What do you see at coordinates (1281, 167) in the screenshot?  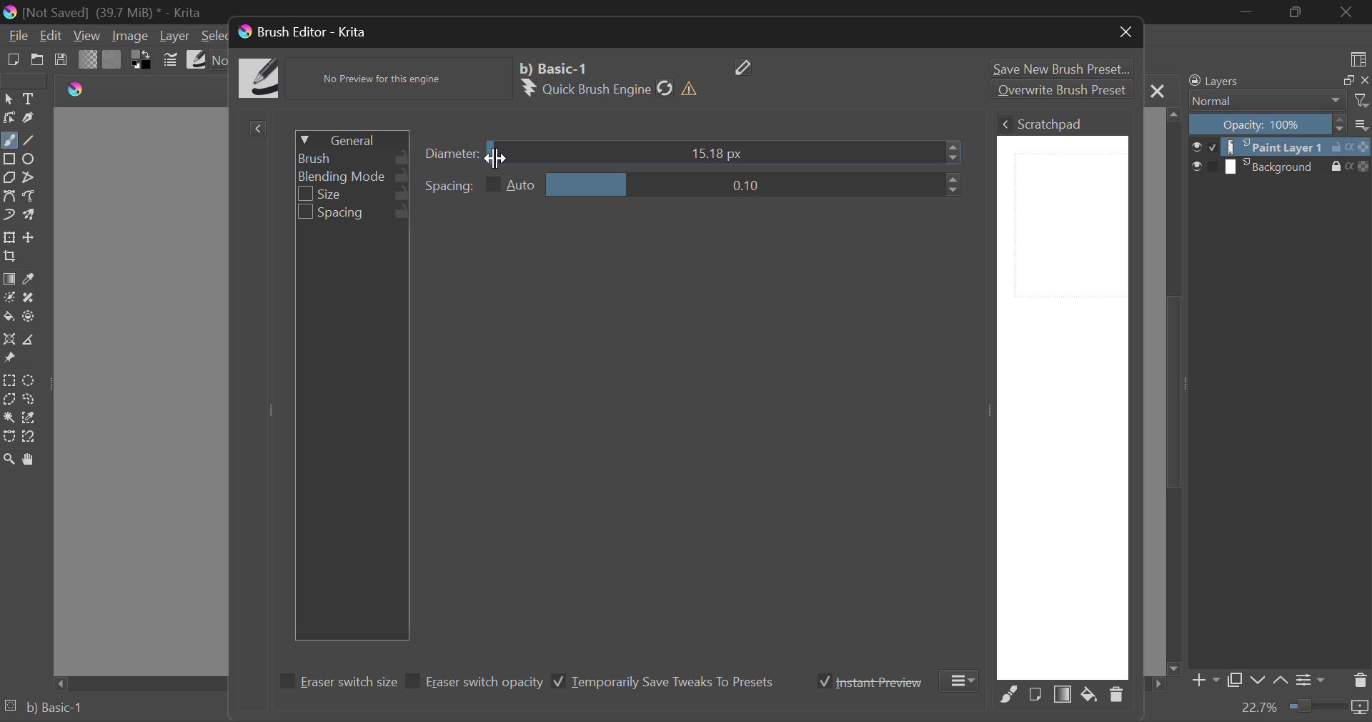 I see `Background` at bounding box center [1281, 167].